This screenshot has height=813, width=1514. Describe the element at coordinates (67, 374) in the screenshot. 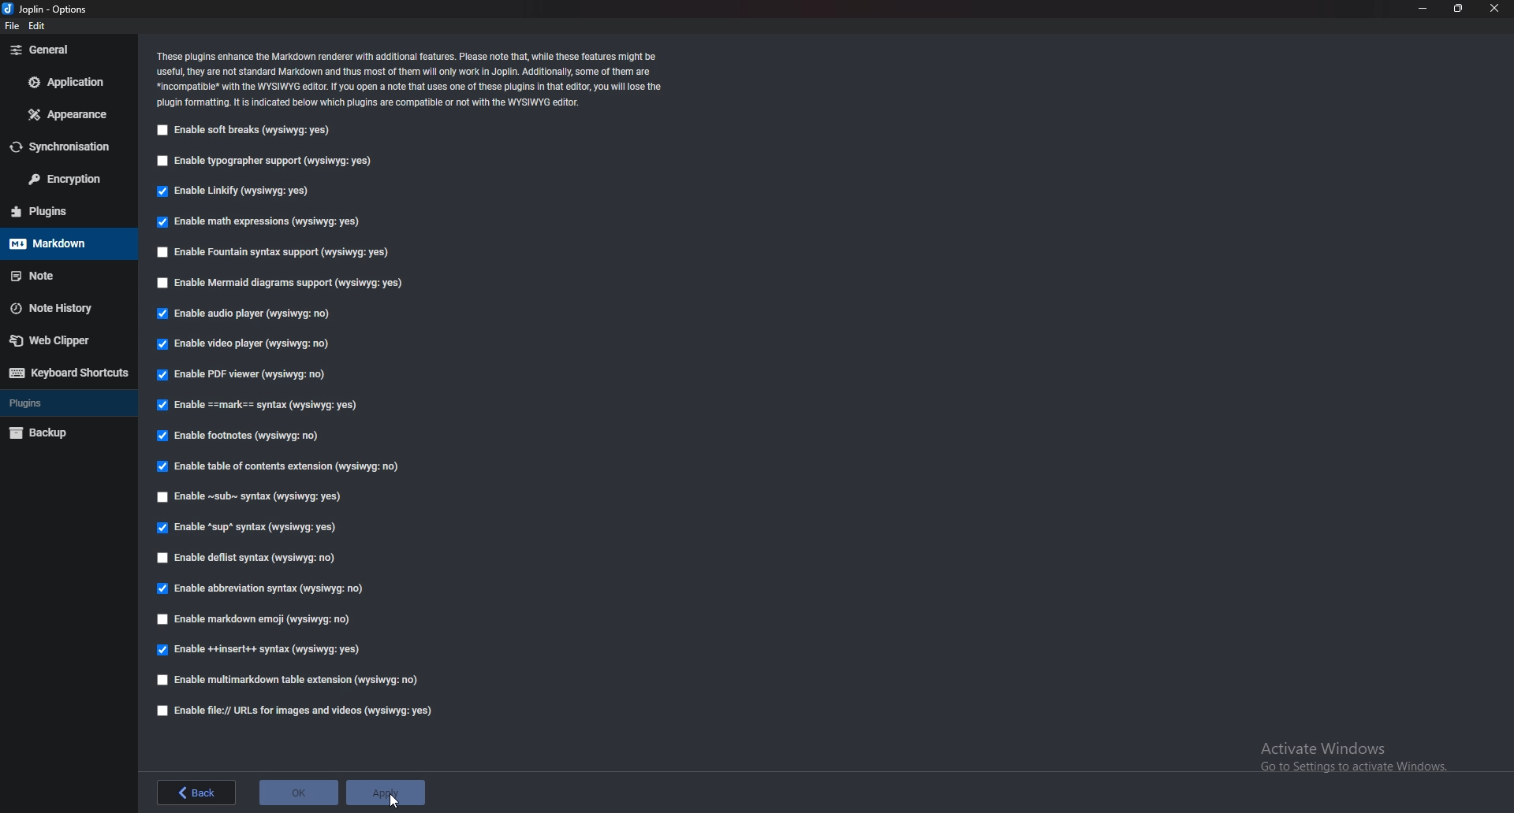

I see `Keyboard shortcuts` at that location.